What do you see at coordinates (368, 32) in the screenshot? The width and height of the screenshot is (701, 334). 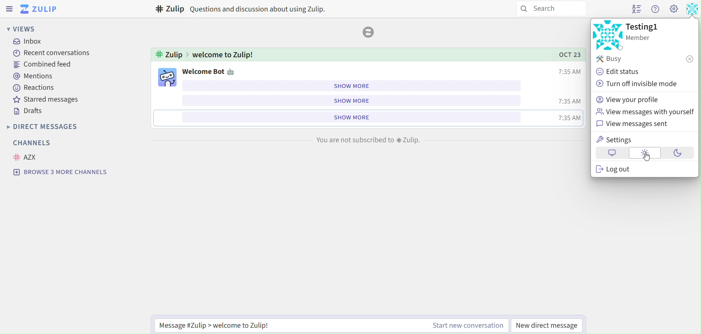 I see `image` at bounding box center [368, 32].